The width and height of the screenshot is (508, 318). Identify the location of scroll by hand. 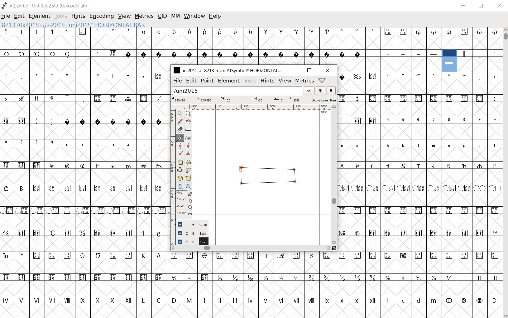
(188, 122).